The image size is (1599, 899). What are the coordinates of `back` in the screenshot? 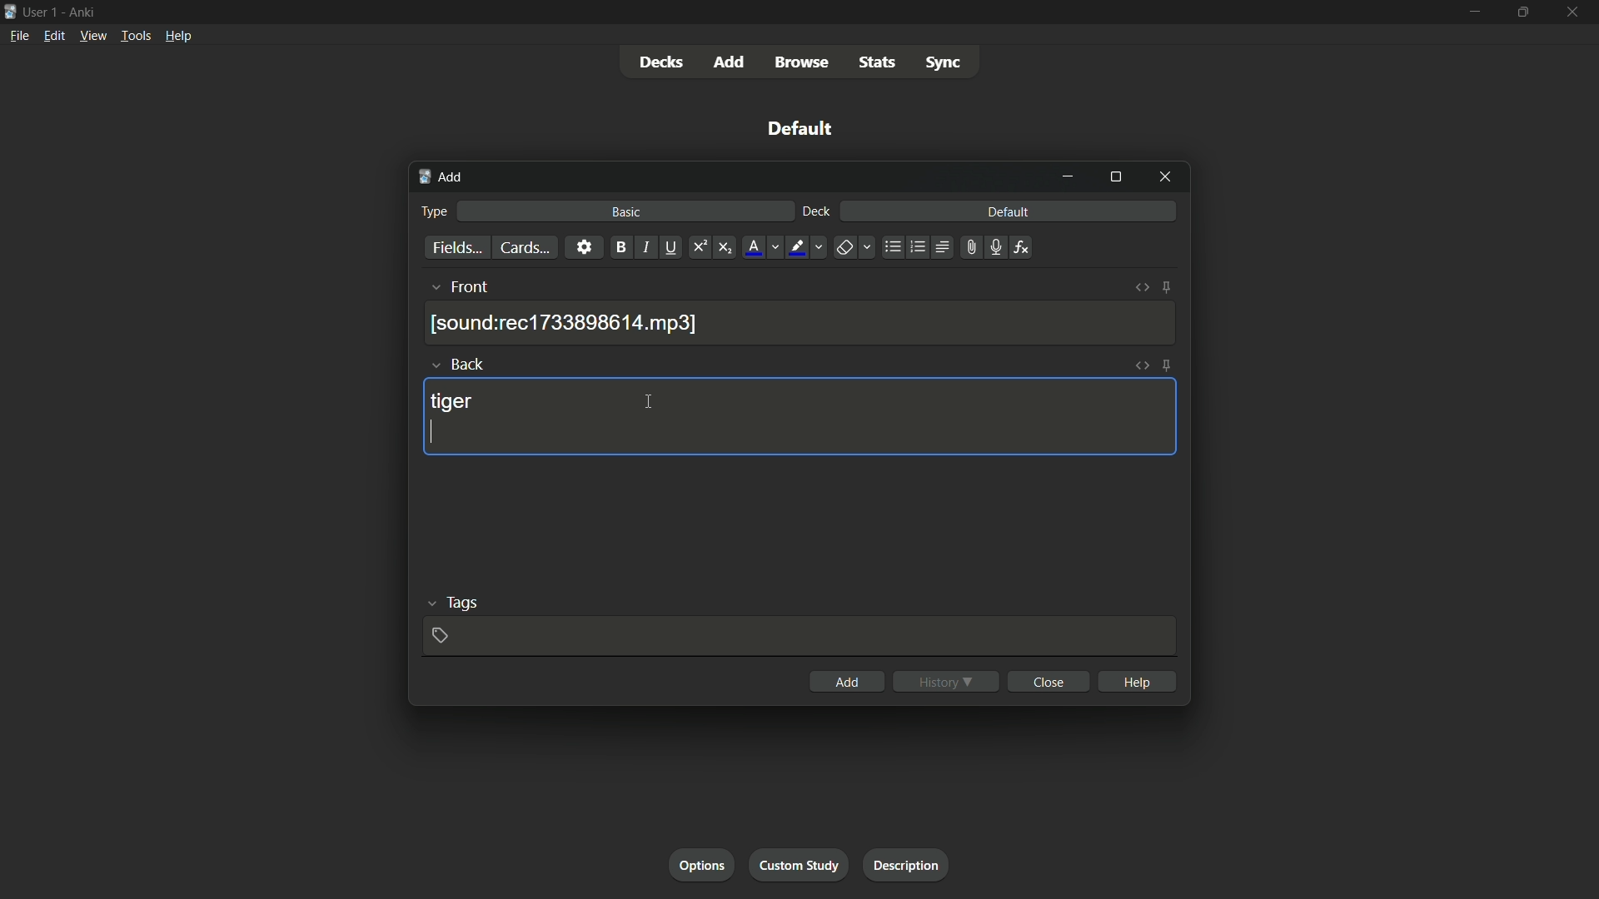 It's located at (471, 364).